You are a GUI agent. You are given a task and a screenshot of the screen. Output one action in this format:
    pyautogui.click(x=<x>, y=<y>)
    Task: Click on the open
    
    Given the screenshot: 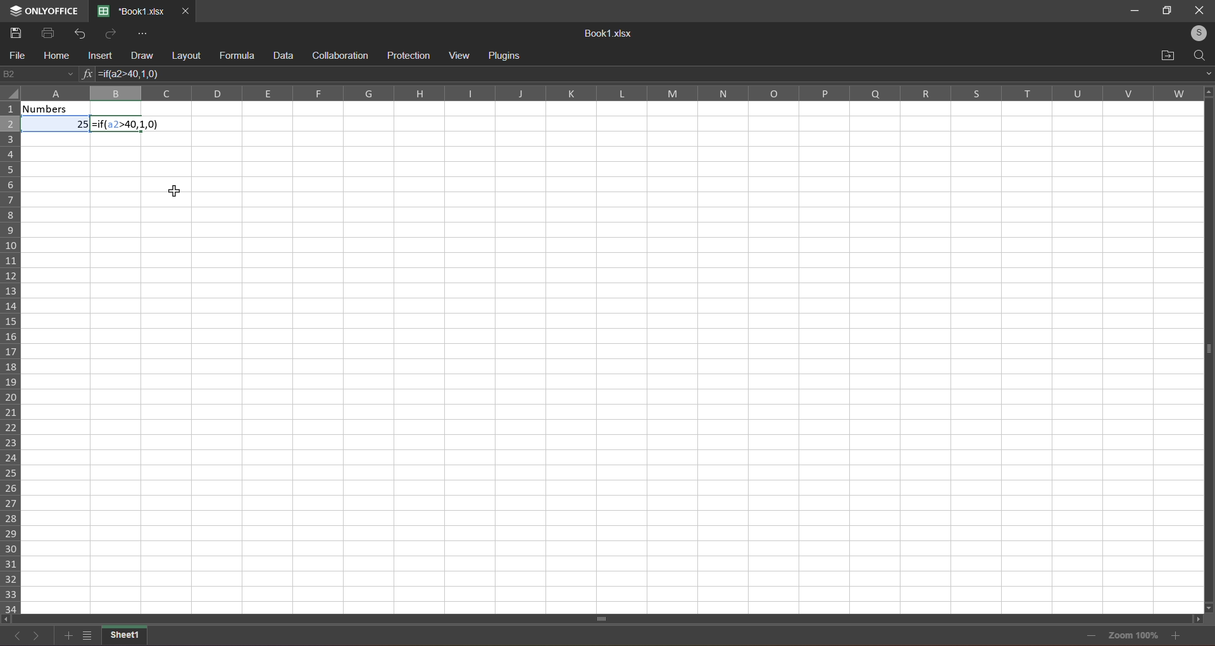 What is the action you would take?
    pyautogui.click(x=1166, y=54)
    